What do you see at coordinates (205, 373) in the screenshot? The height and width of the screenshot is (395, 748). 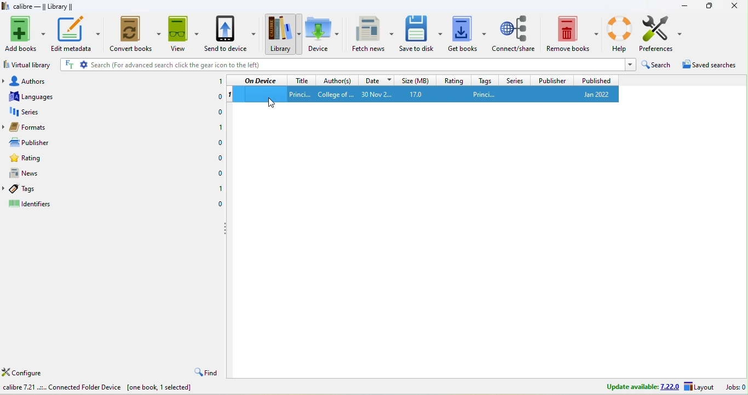 I see `find` at bounding box center [205, 373].